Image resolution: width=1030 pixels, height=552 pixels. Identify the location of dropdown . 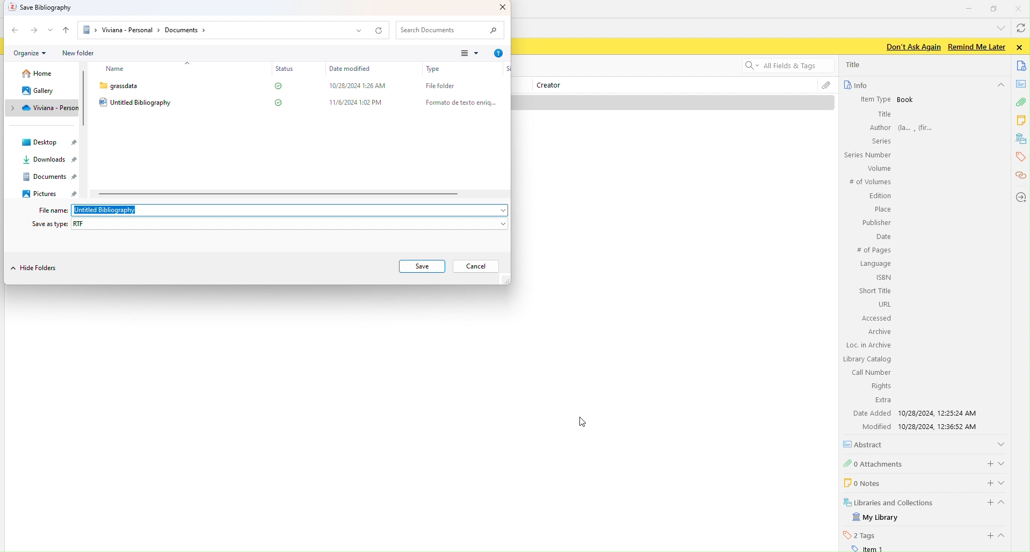
(498, 210).